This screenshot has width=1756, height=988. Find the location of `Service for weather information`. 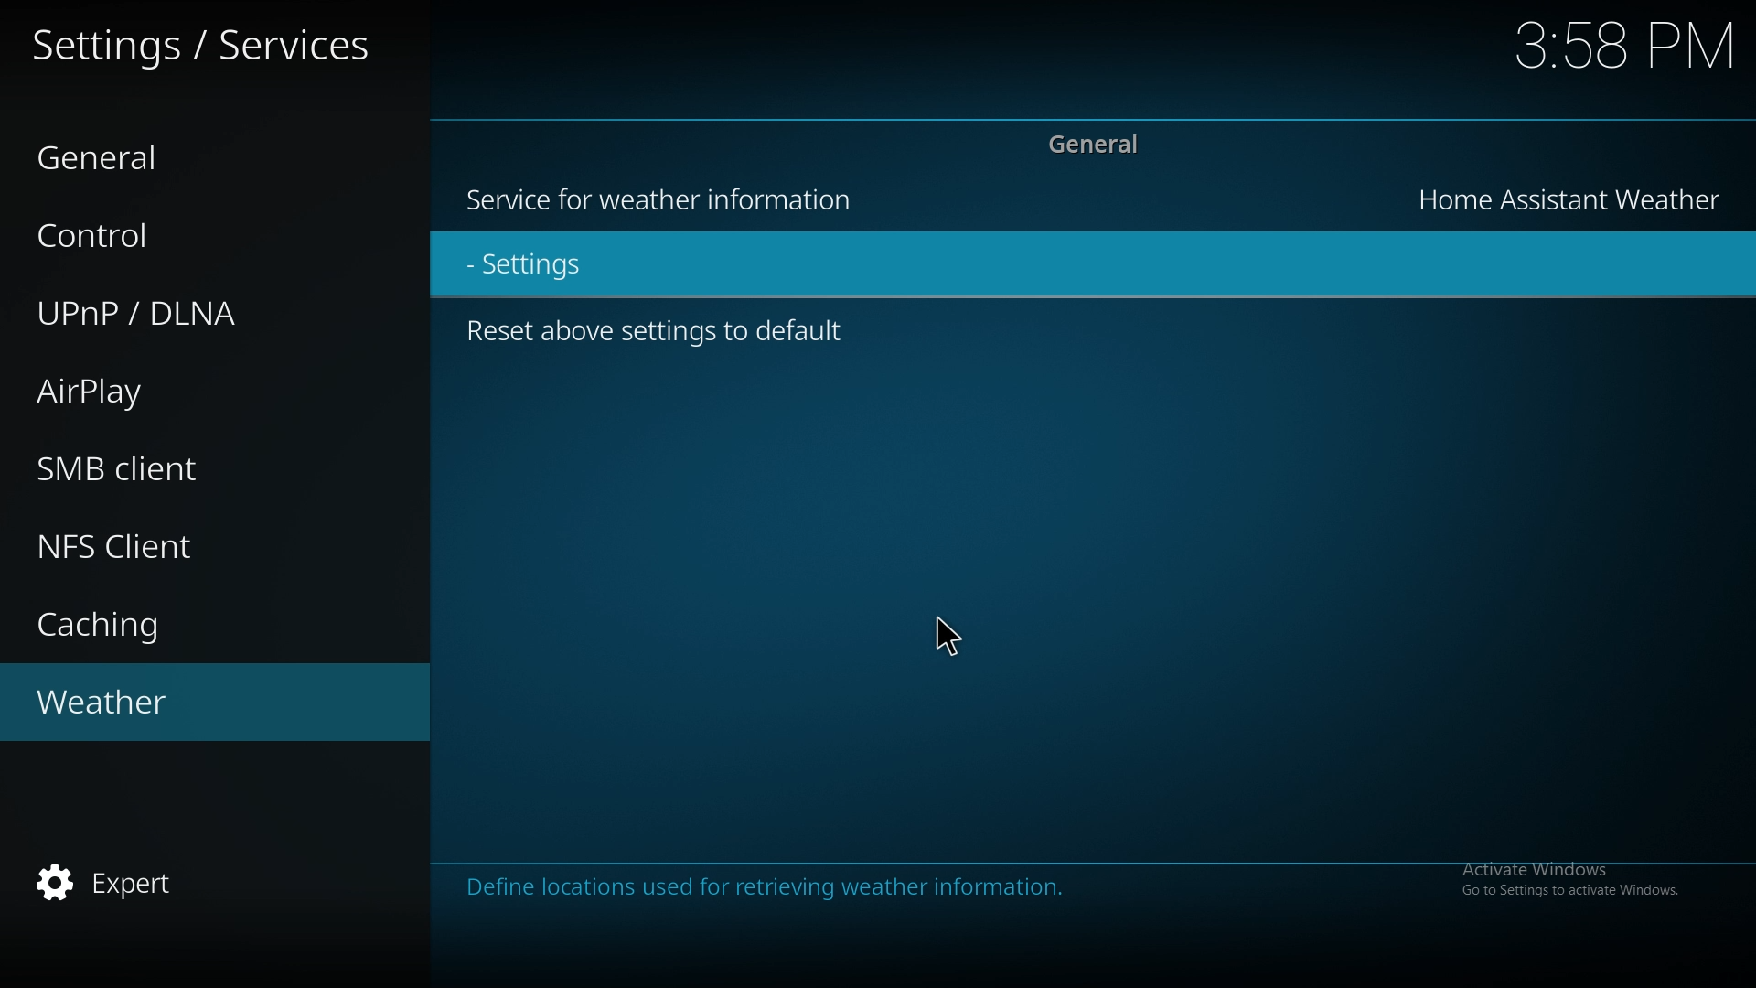

Service for weather information is located at coordinates (660, 199).